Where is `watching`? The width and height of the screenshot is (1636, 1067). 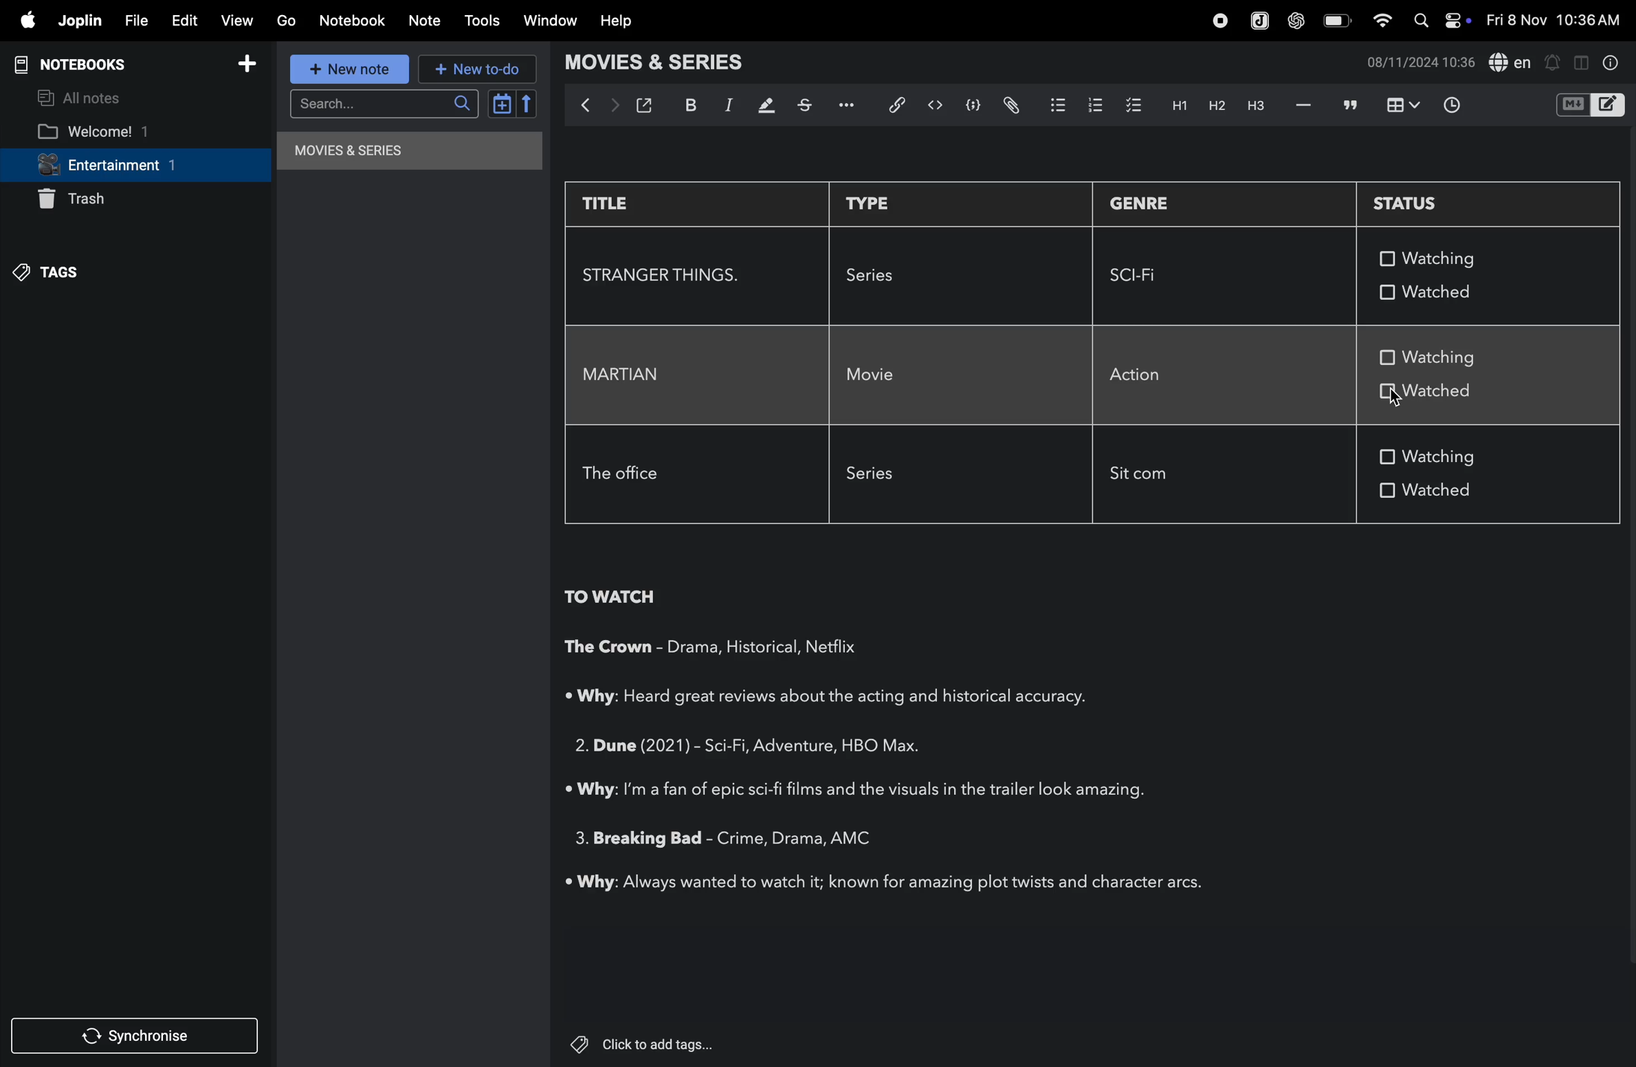
watching is located at coordinates (1448, 357).